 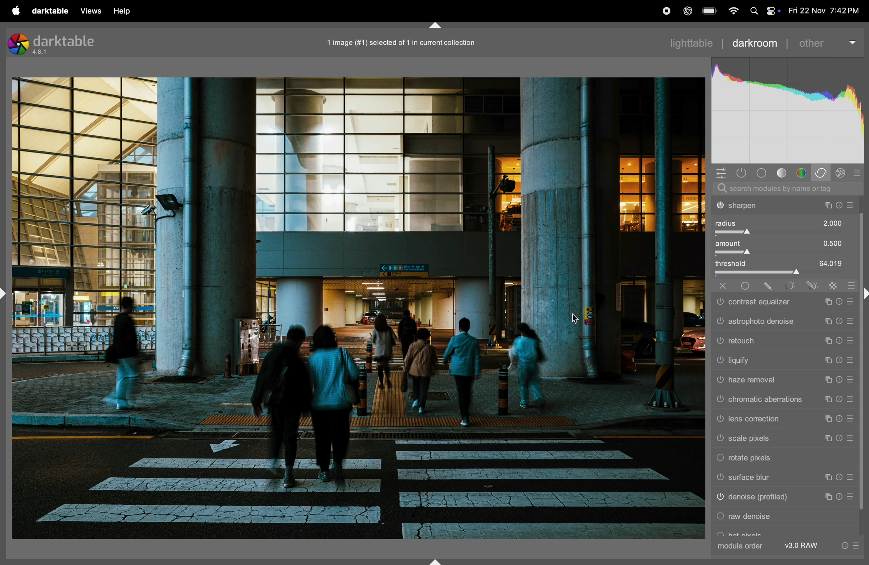 What do you see at coordinates (754, 12) in the screenshot?
I see `spotlight search` at bounding box center [754, 12].